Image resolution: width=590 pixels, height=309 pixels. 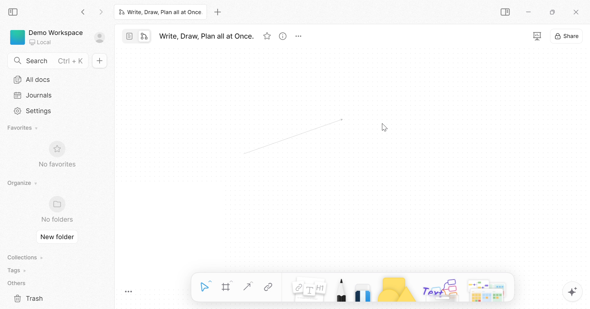 I want to click on Others, so click(x=17, y=284).